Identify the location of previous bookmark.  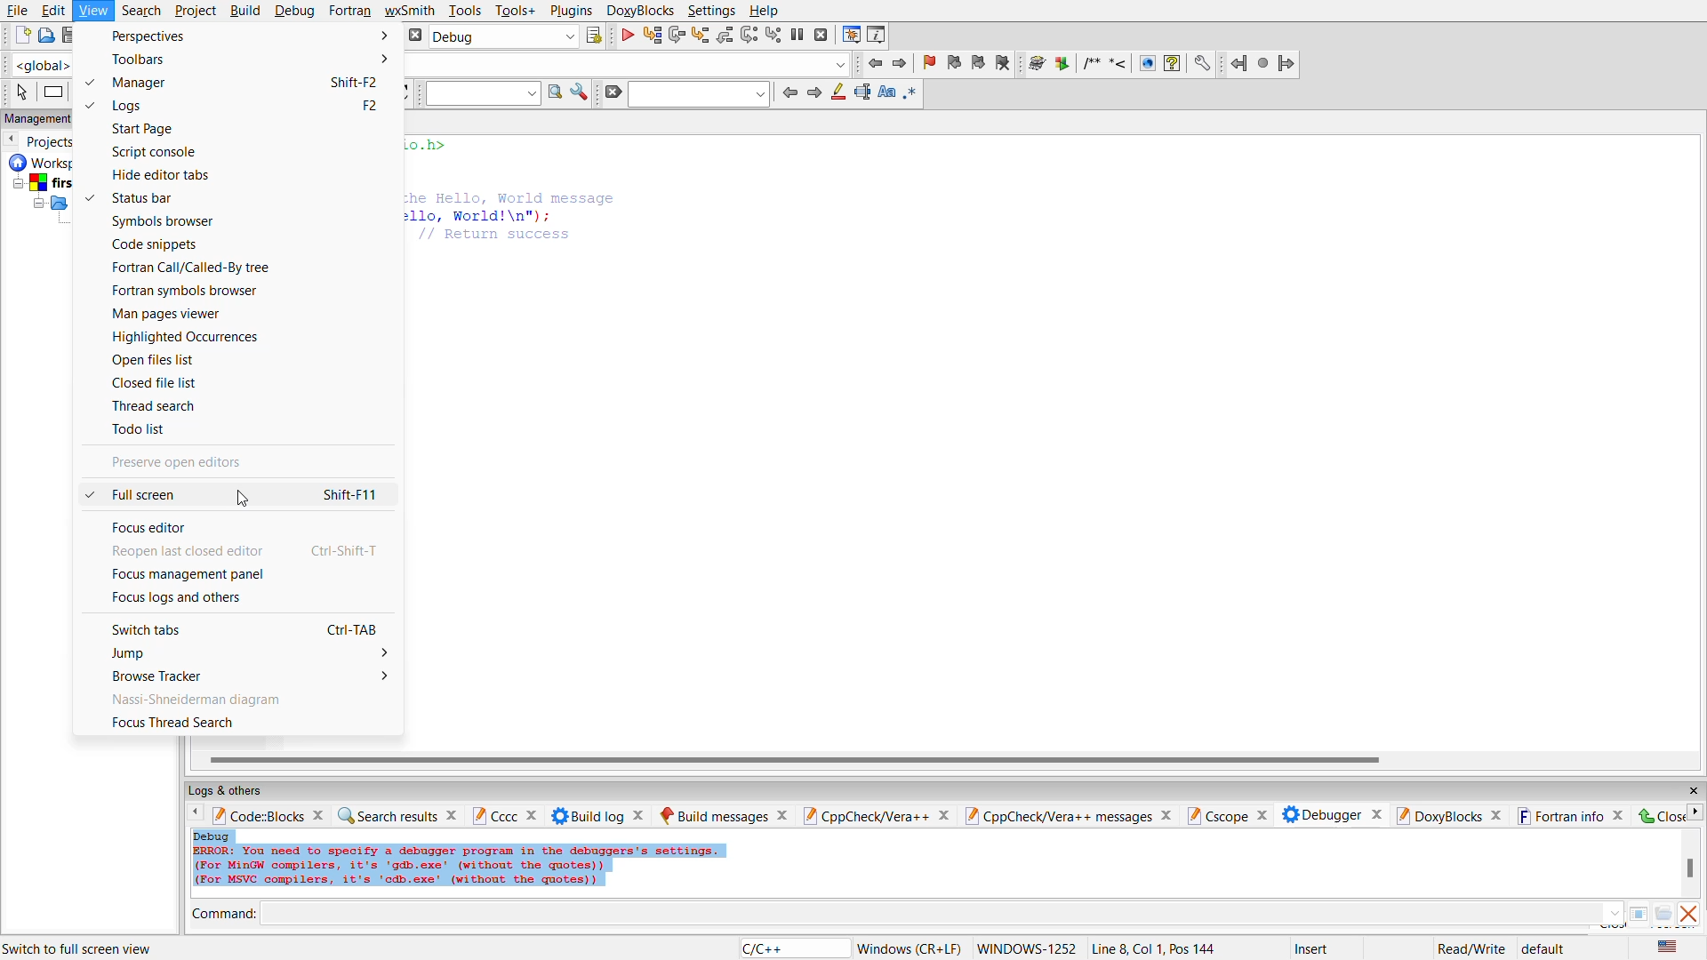
(955, 63).